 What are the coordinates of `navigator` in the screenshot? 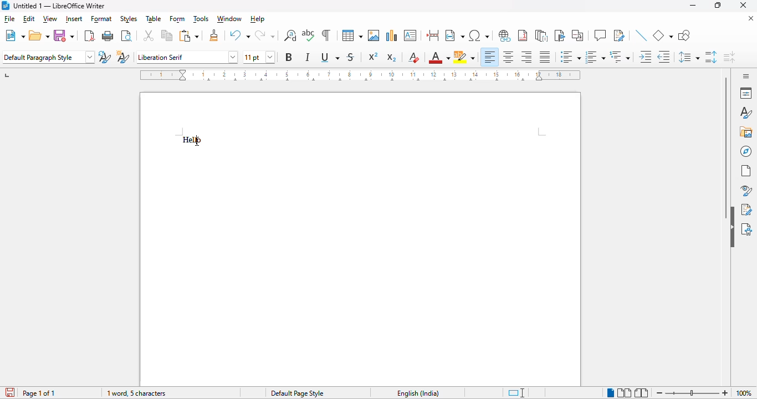 It's located at (746, 151).